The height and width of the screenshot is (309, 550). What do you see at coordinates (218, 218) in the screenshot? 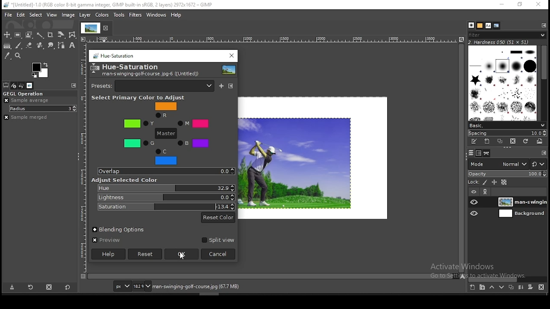
I see `reset color` at bounding box center [218, 218].